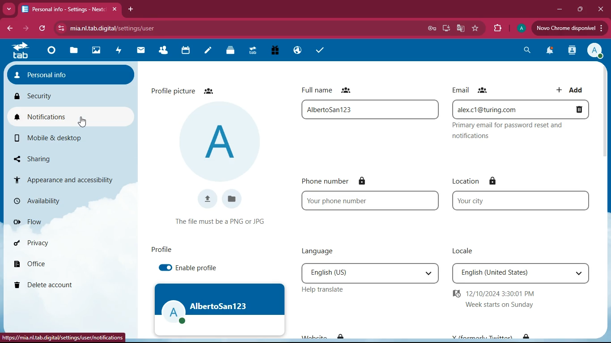  What do you see at coordinates (461, 29) in the screenshot?
I see `google translate` at bounding box center [461, 29].